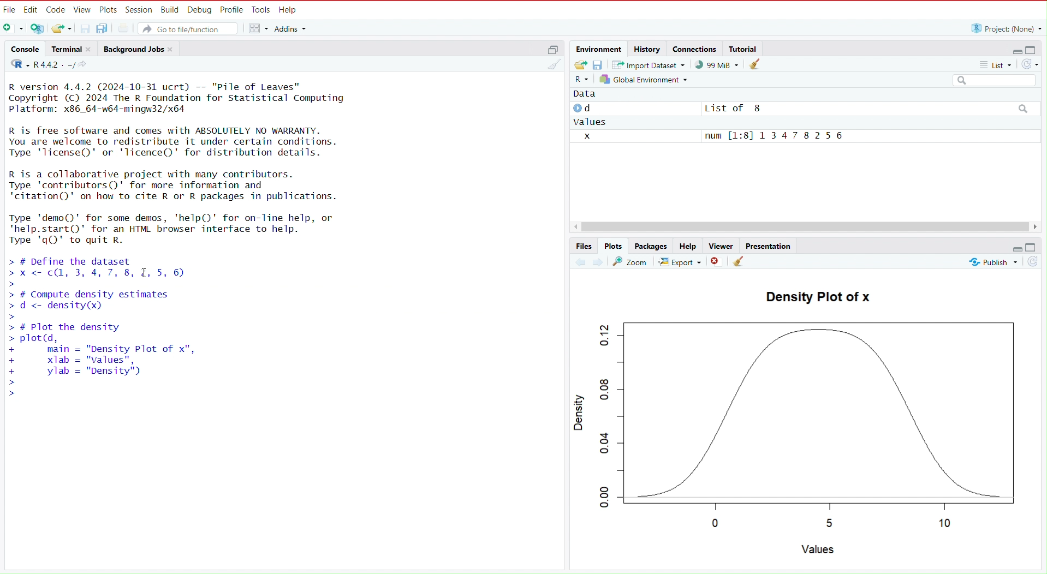 The image size is (1047, 574). Describe the element at coordinates (578, 261) in the screenshot. I see `previous plot` at that location.